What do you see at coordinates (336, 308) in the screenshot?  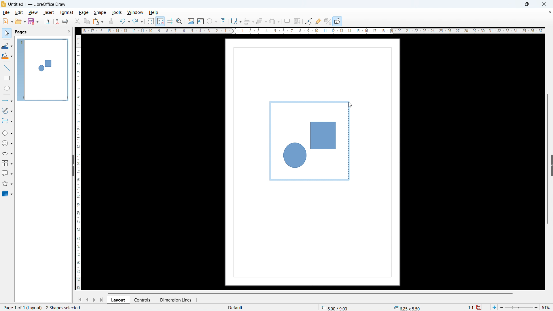 I see `cursor coordinate` at bounding box center [336, 308].